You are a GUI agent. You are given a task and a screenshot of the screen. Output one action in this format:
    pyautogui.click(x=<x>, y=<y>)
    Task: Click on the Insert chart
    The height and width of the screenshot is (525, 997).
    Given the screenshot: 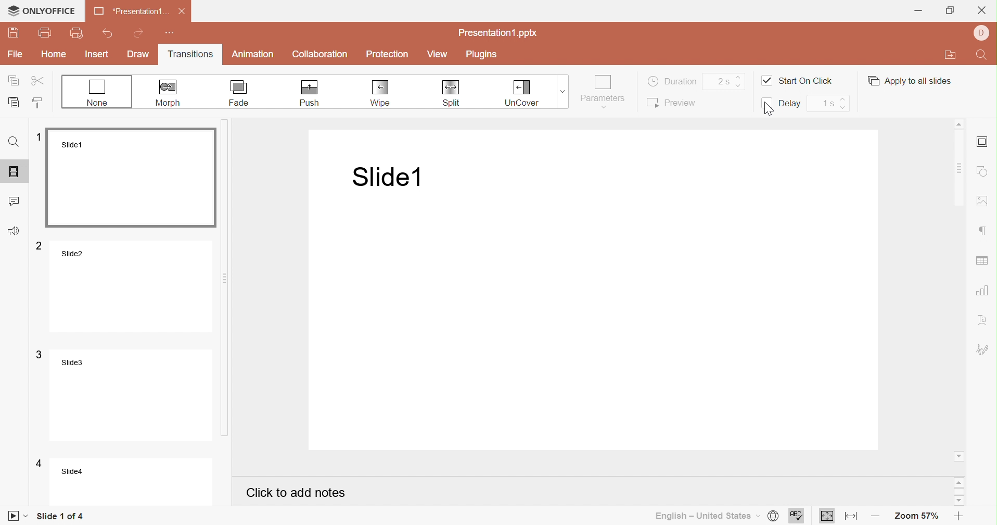 What is the action you would take?
    pyautogui.click(x=984, y=291)
    